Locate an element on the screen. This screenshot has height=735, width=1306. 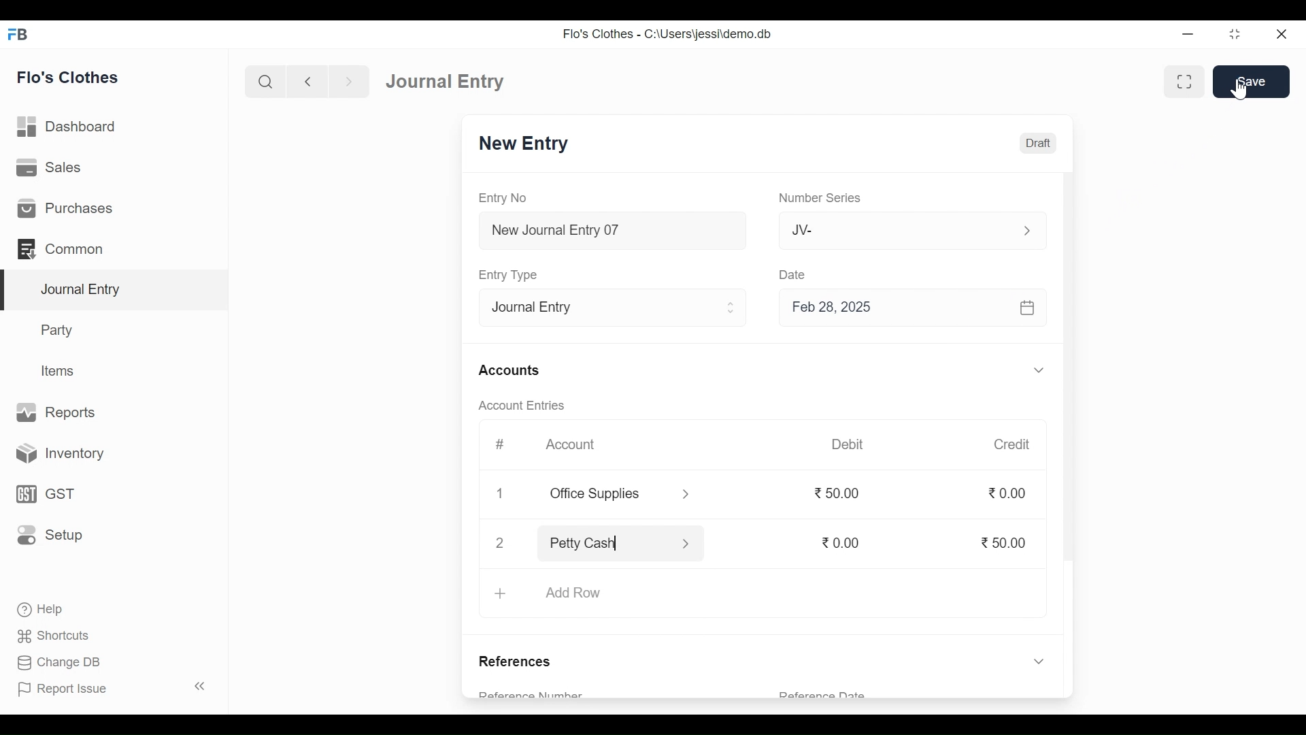
Frappe Books Desktop Icon is located at coordinates (18, 35).